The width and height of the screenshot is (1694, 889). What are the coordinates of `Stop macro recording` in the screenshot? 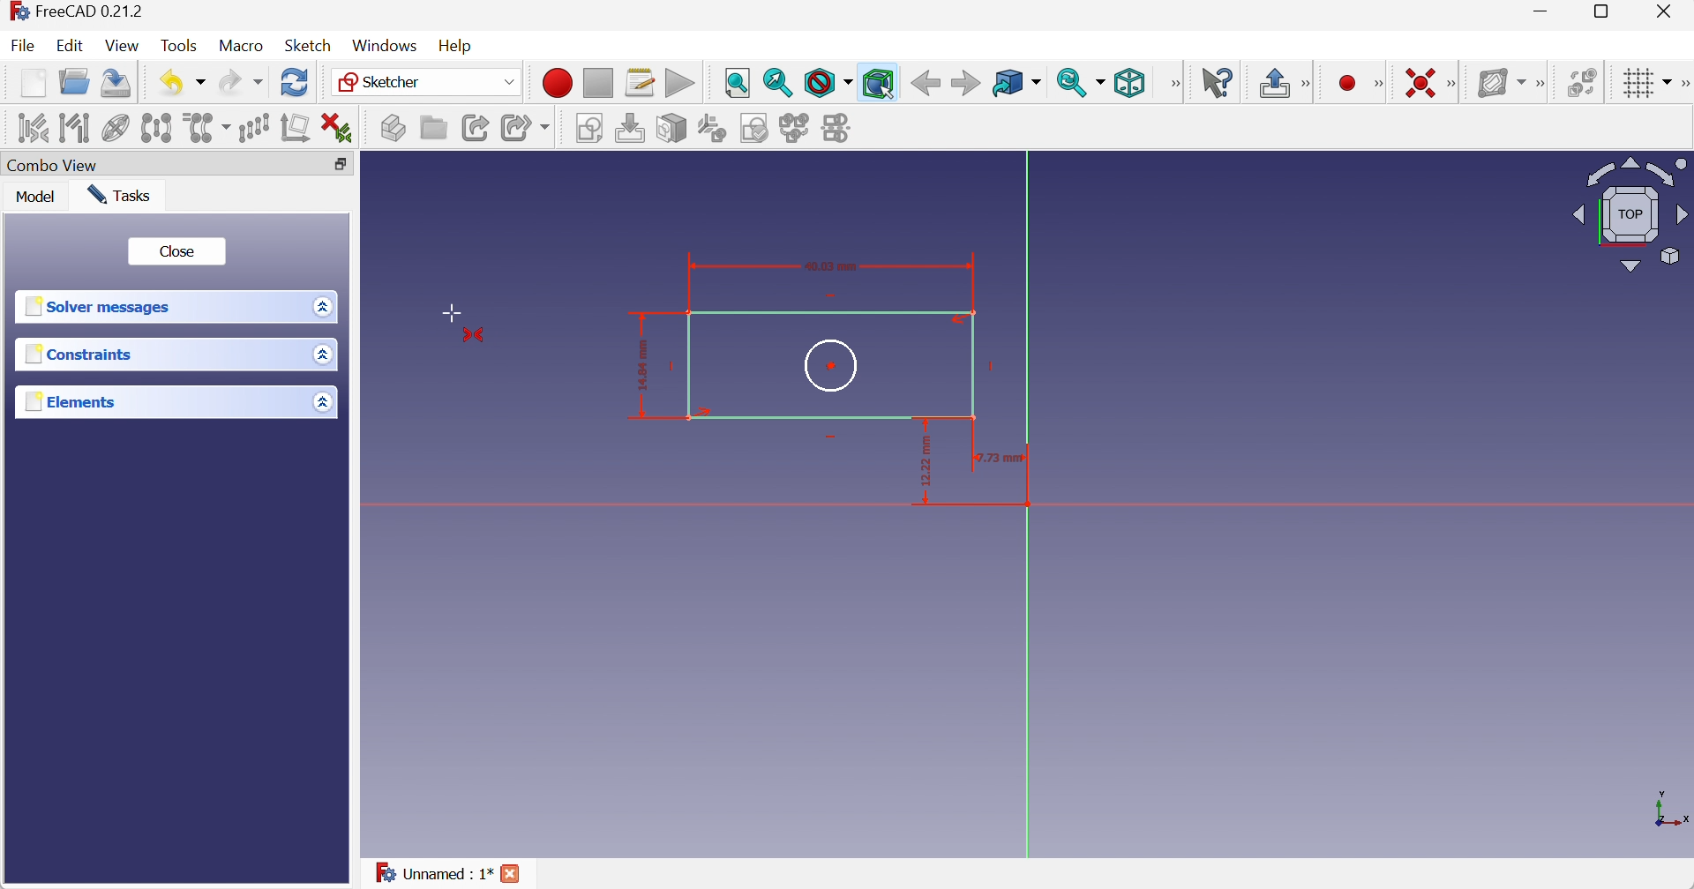 It's located at (596, 83).